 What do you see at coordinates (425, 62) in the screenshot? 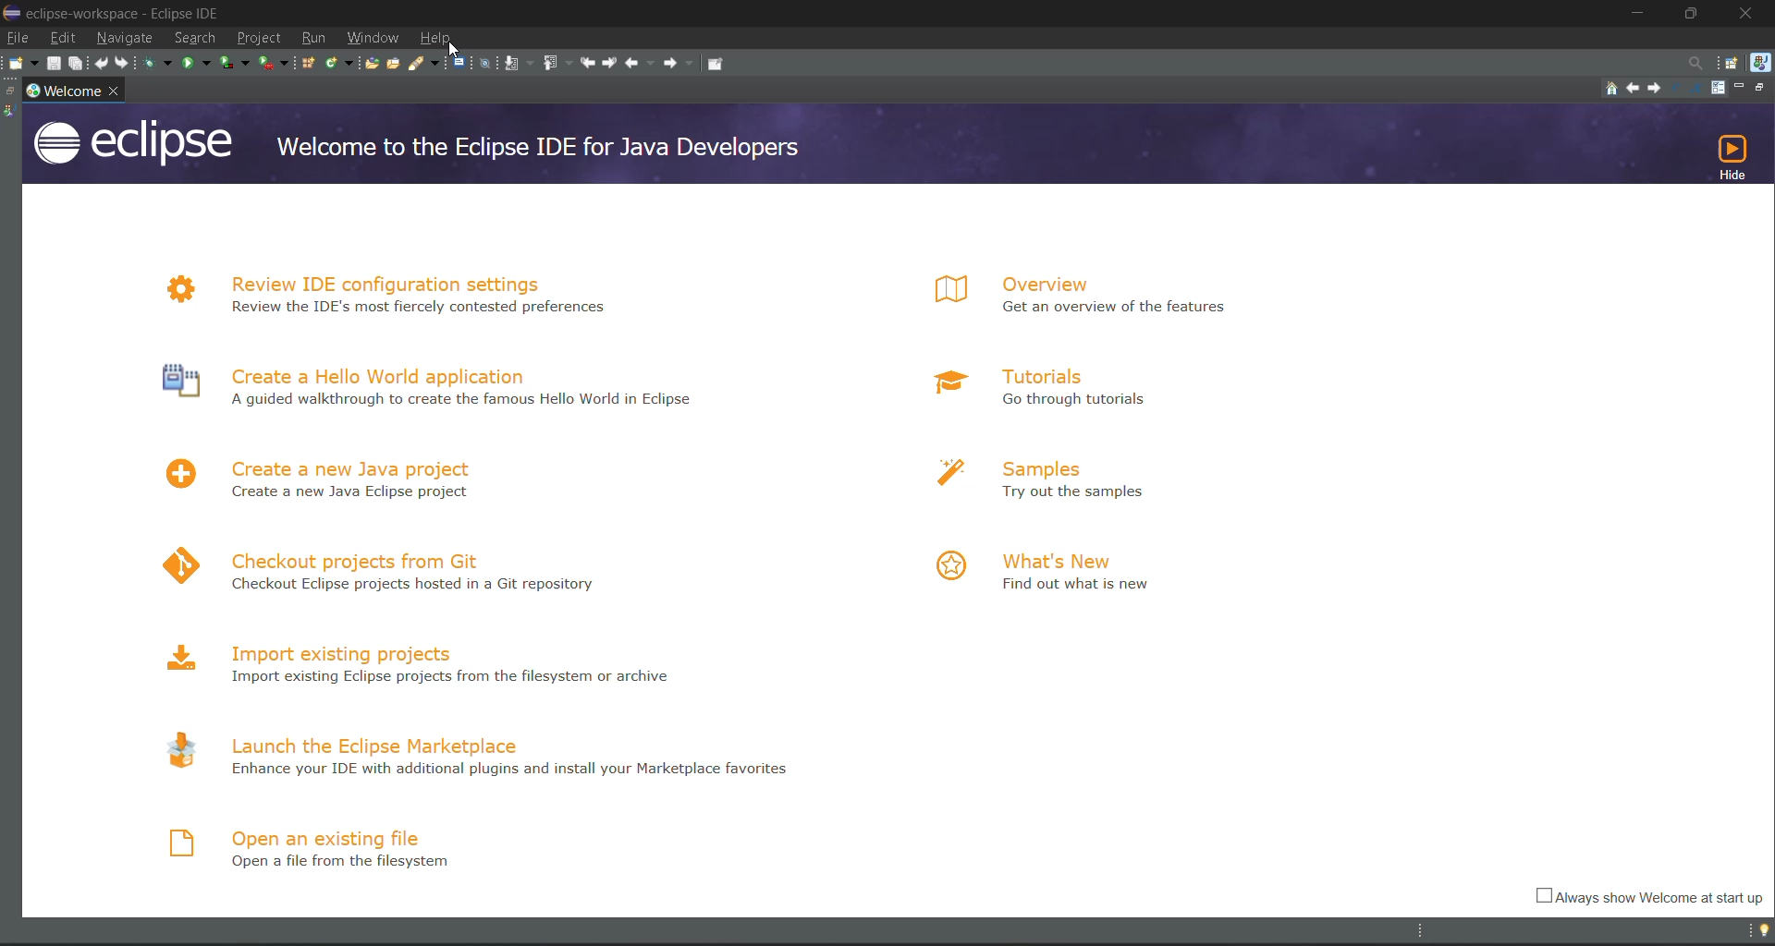
I see `search` at bounding box center [425, 62].